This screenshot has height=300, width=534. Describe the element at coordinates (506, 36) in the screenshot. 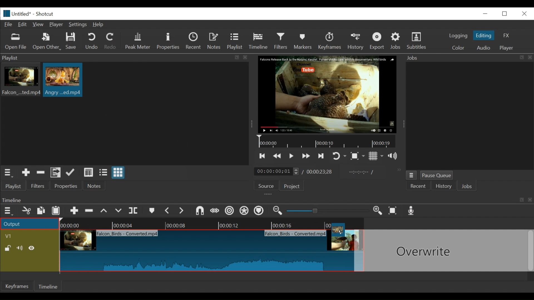

I see `FX` at that location.